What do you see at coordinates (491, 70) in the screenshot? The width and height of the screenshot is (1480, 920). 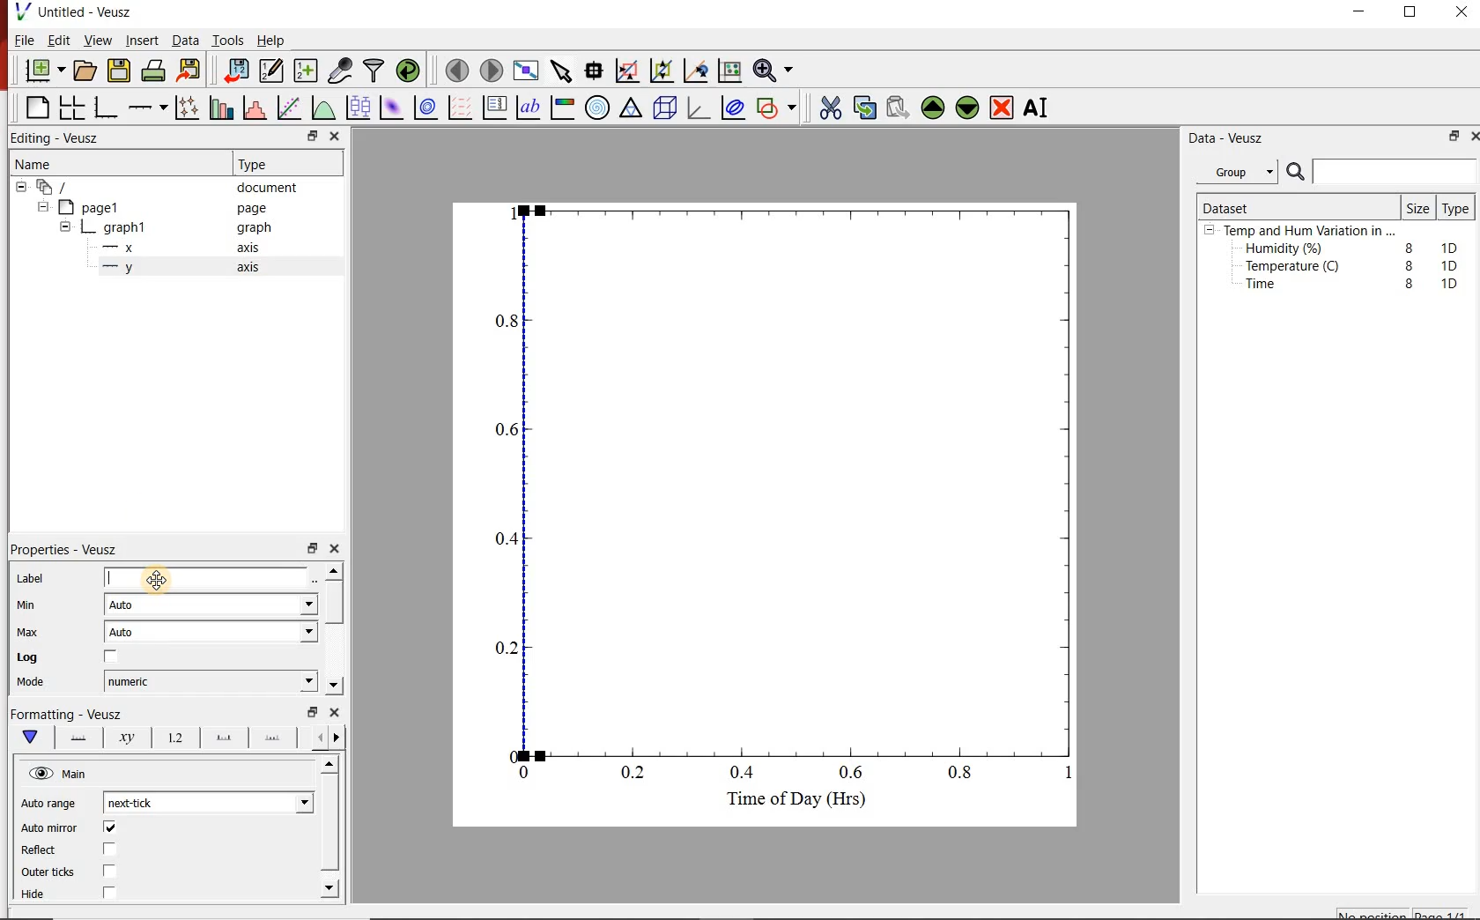 I see `move to the next page` at bounding box center [491, 70].